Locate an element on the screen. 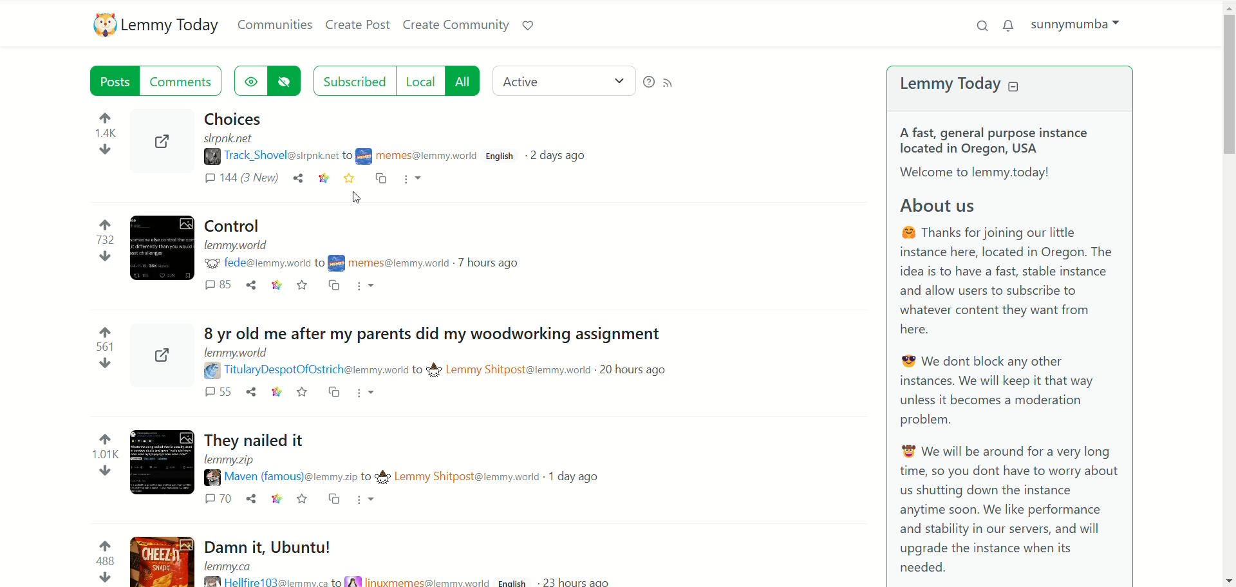  save is located at coordinates (303, 501).